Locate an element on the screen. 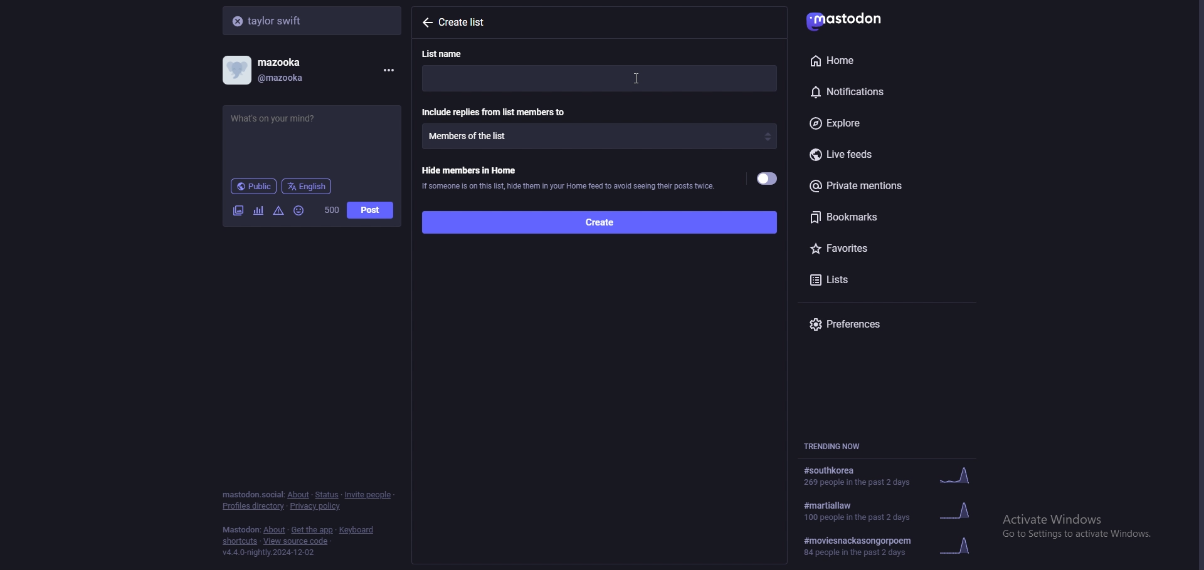 The height and width of the screenshot is (570, 1204). view source code is located at coordinates (296, 542).